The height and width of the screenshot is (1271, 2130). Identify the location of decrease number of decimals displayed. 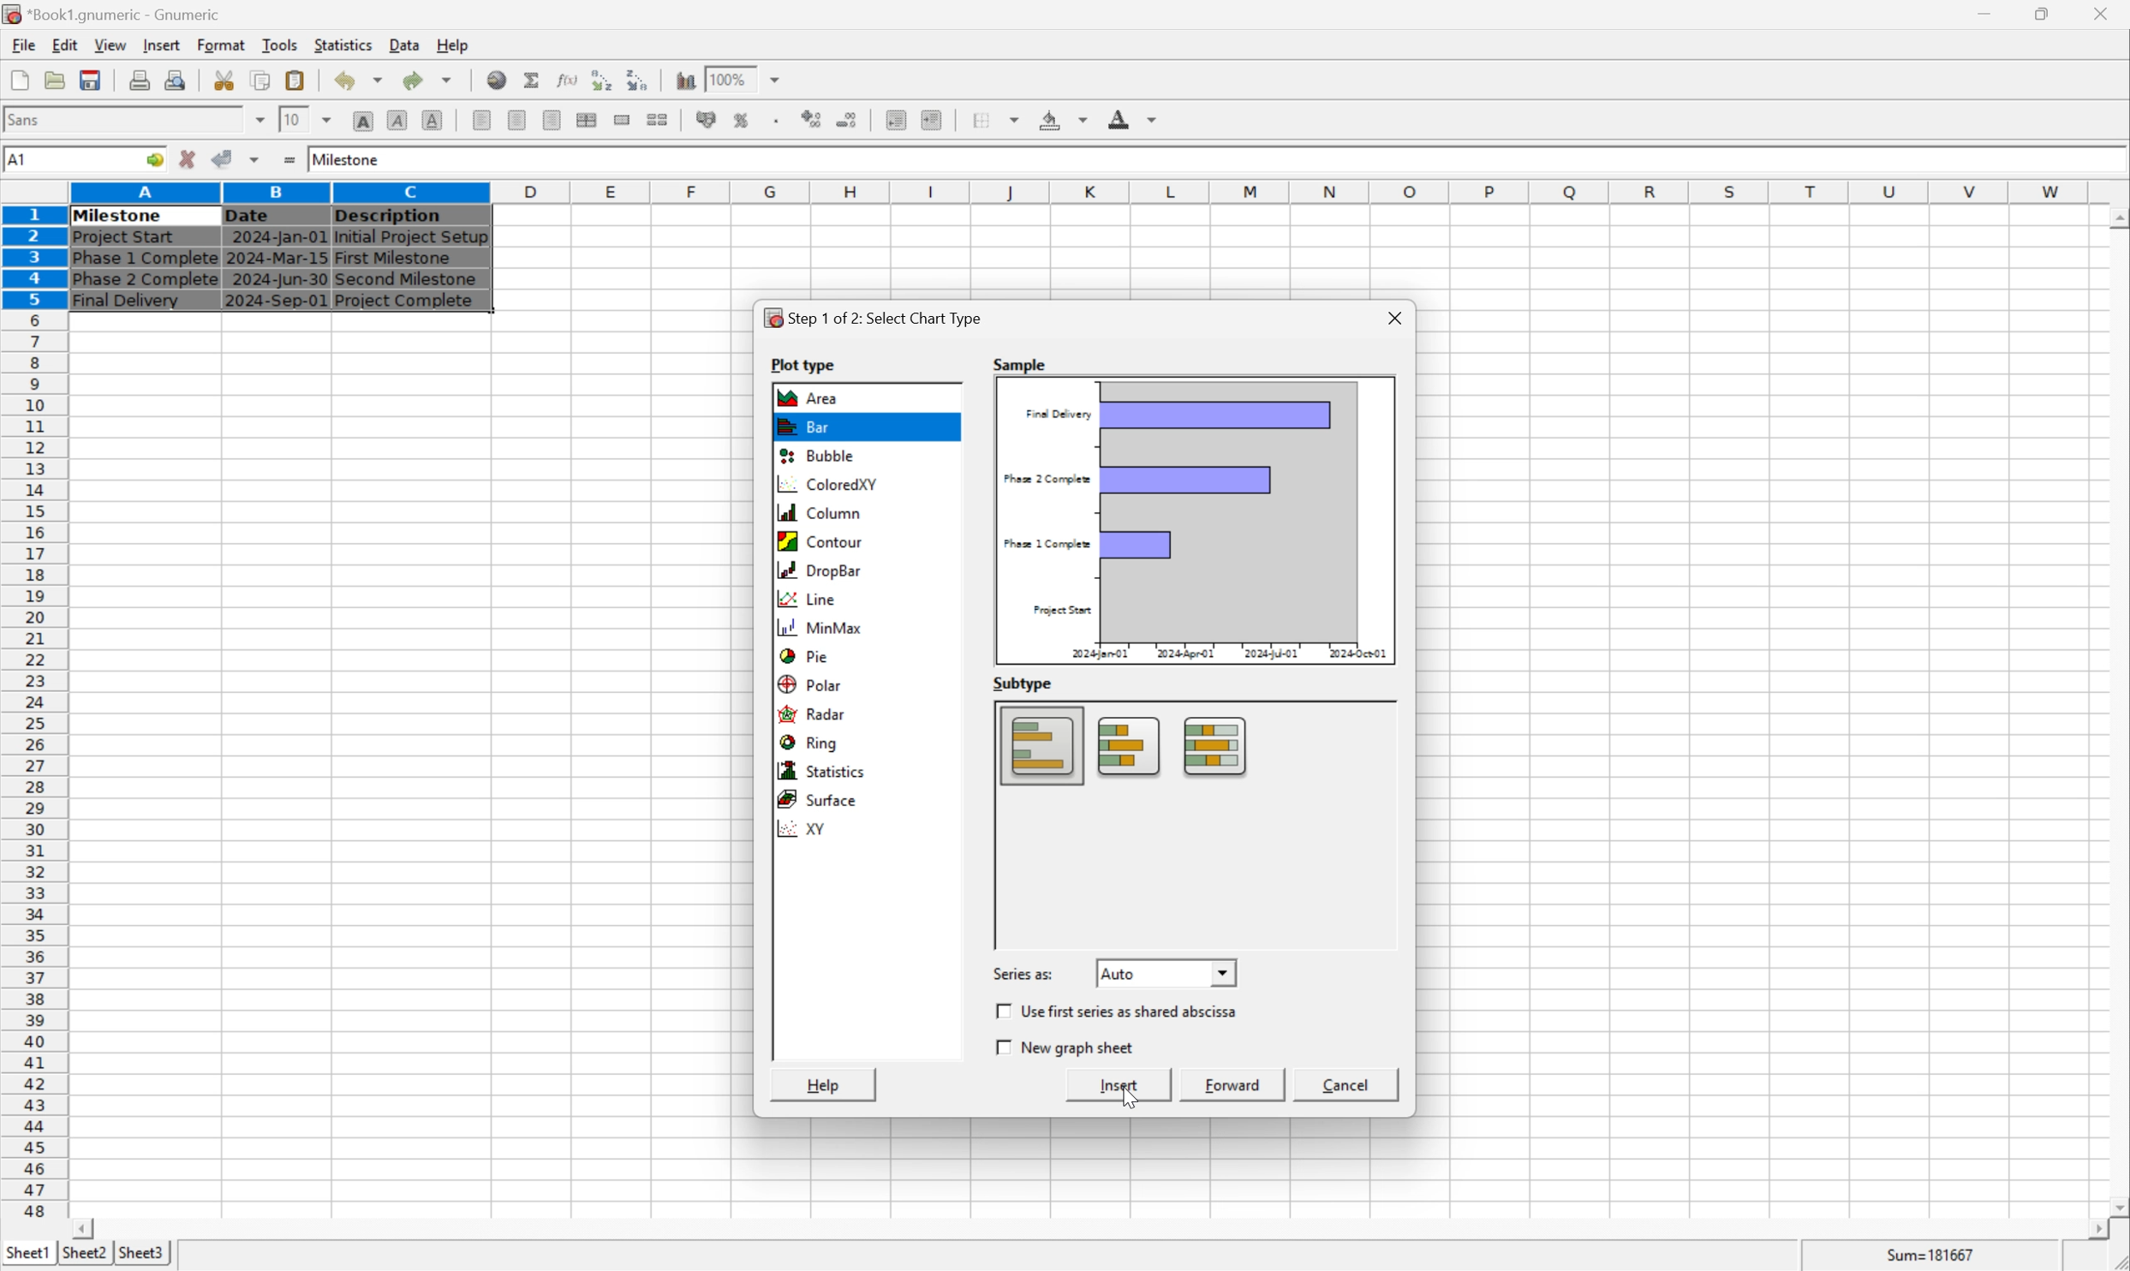
(850, 122).